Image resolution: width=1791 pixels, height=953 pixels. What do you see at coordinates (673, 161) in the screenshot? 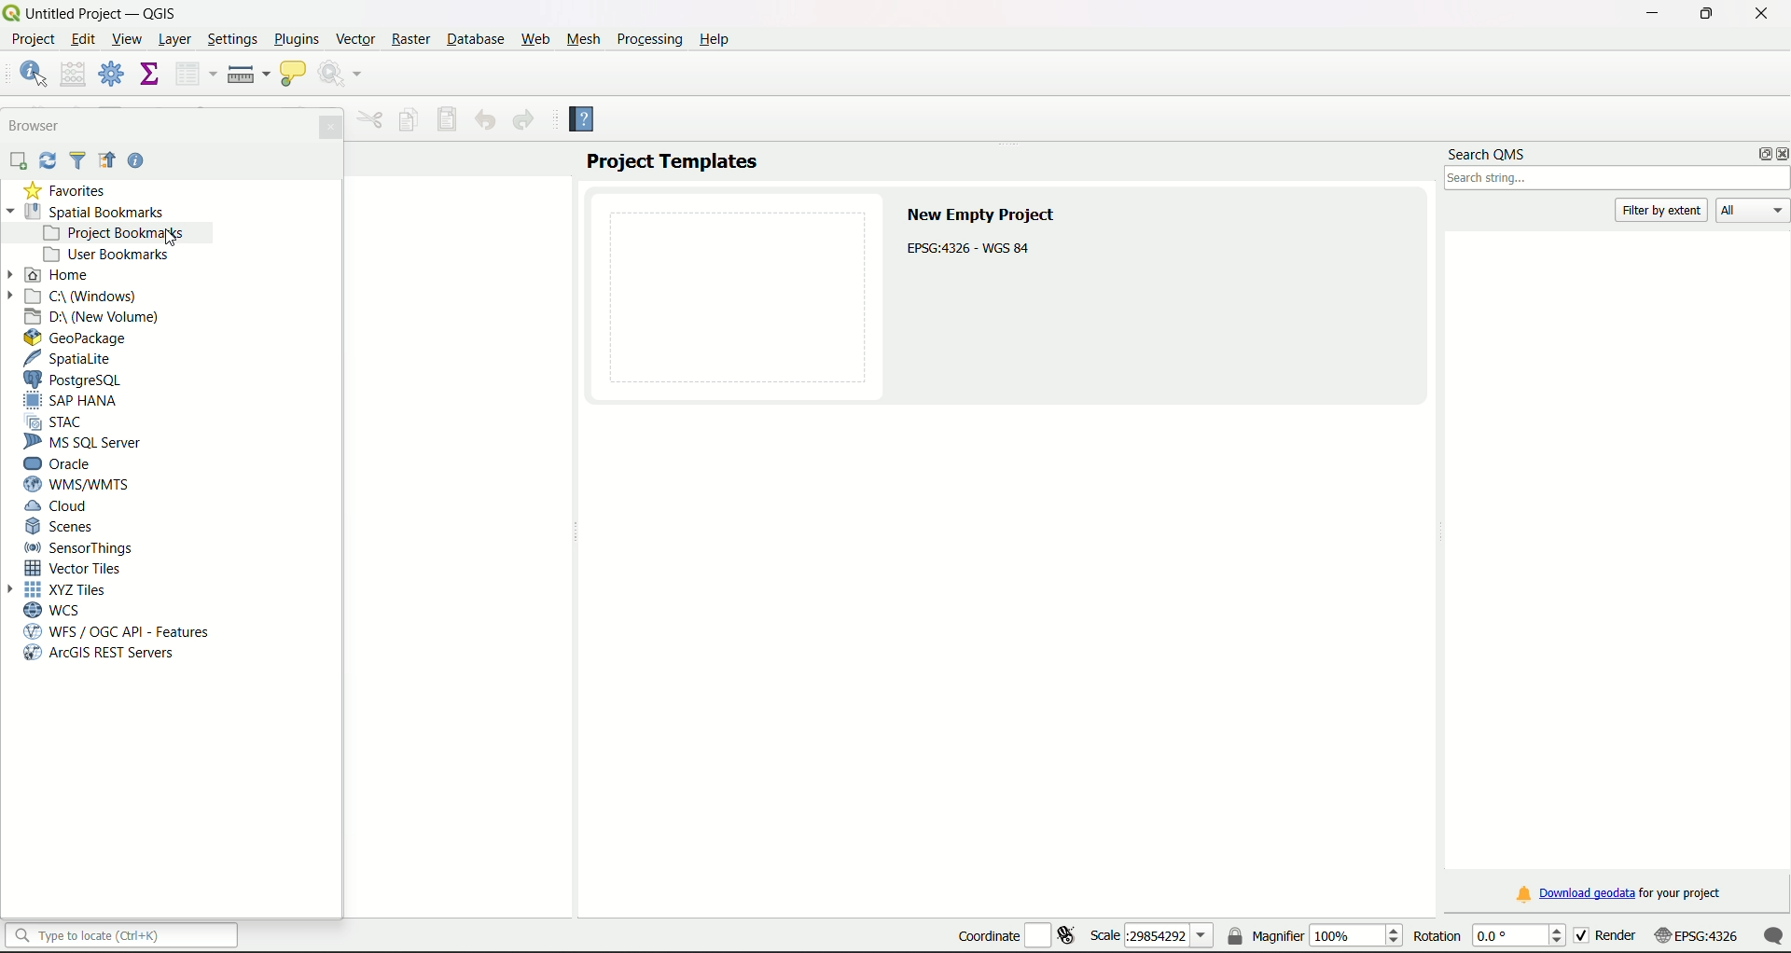
I see `project templates` at bounding box center [673, 161].